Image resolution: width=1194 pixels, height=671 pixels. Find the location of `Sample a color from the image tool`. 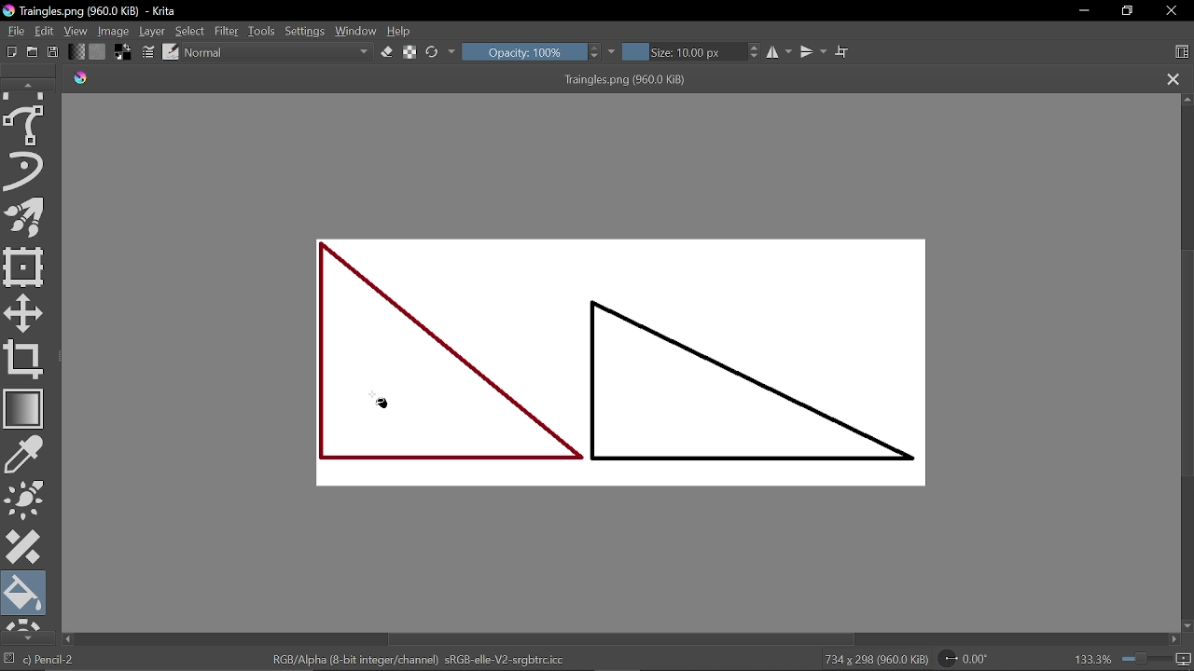

Sample a color from the image tool is located at coordinates (26, 455).